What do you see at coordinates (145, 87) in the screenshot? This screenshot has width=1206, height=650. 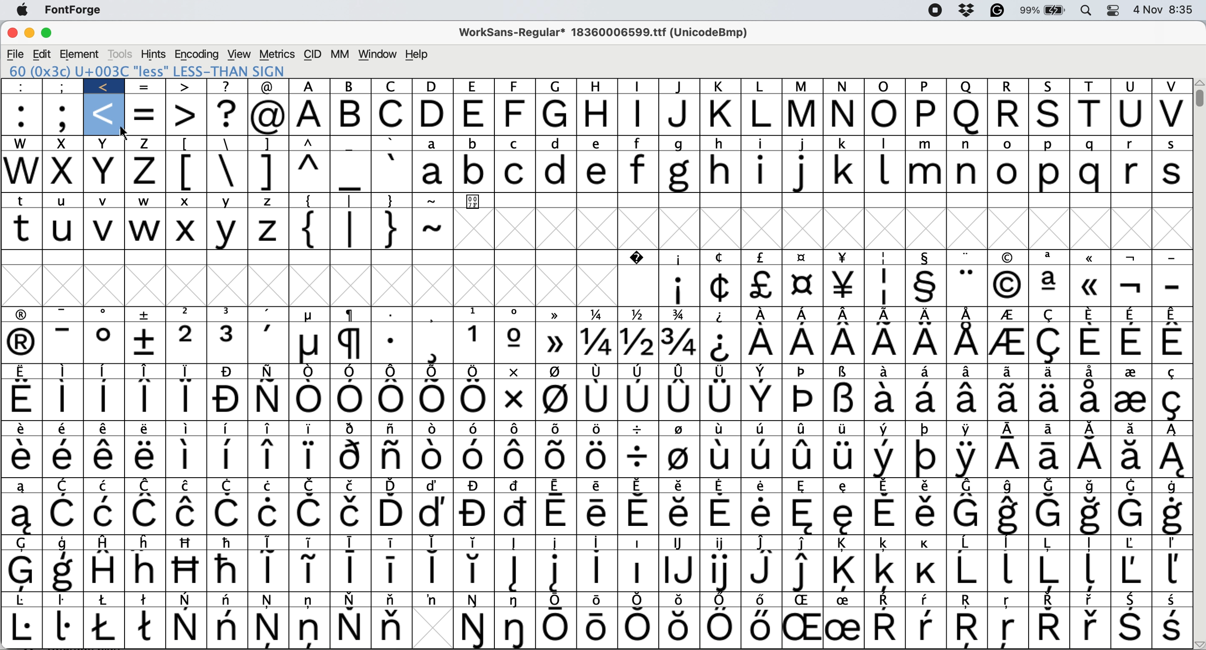 I see `=` at bounding box center [145, 87].